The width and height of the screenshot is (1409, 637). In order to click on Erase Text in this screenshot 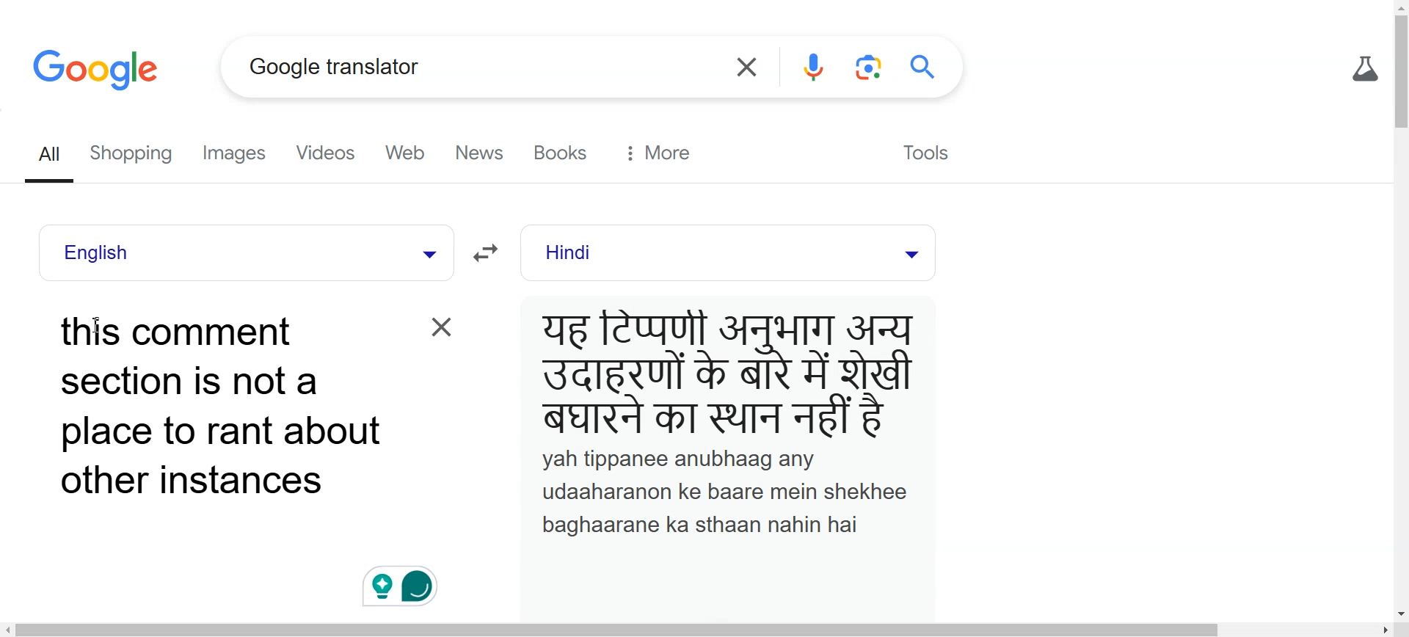, I will do `click(439, 326)`.